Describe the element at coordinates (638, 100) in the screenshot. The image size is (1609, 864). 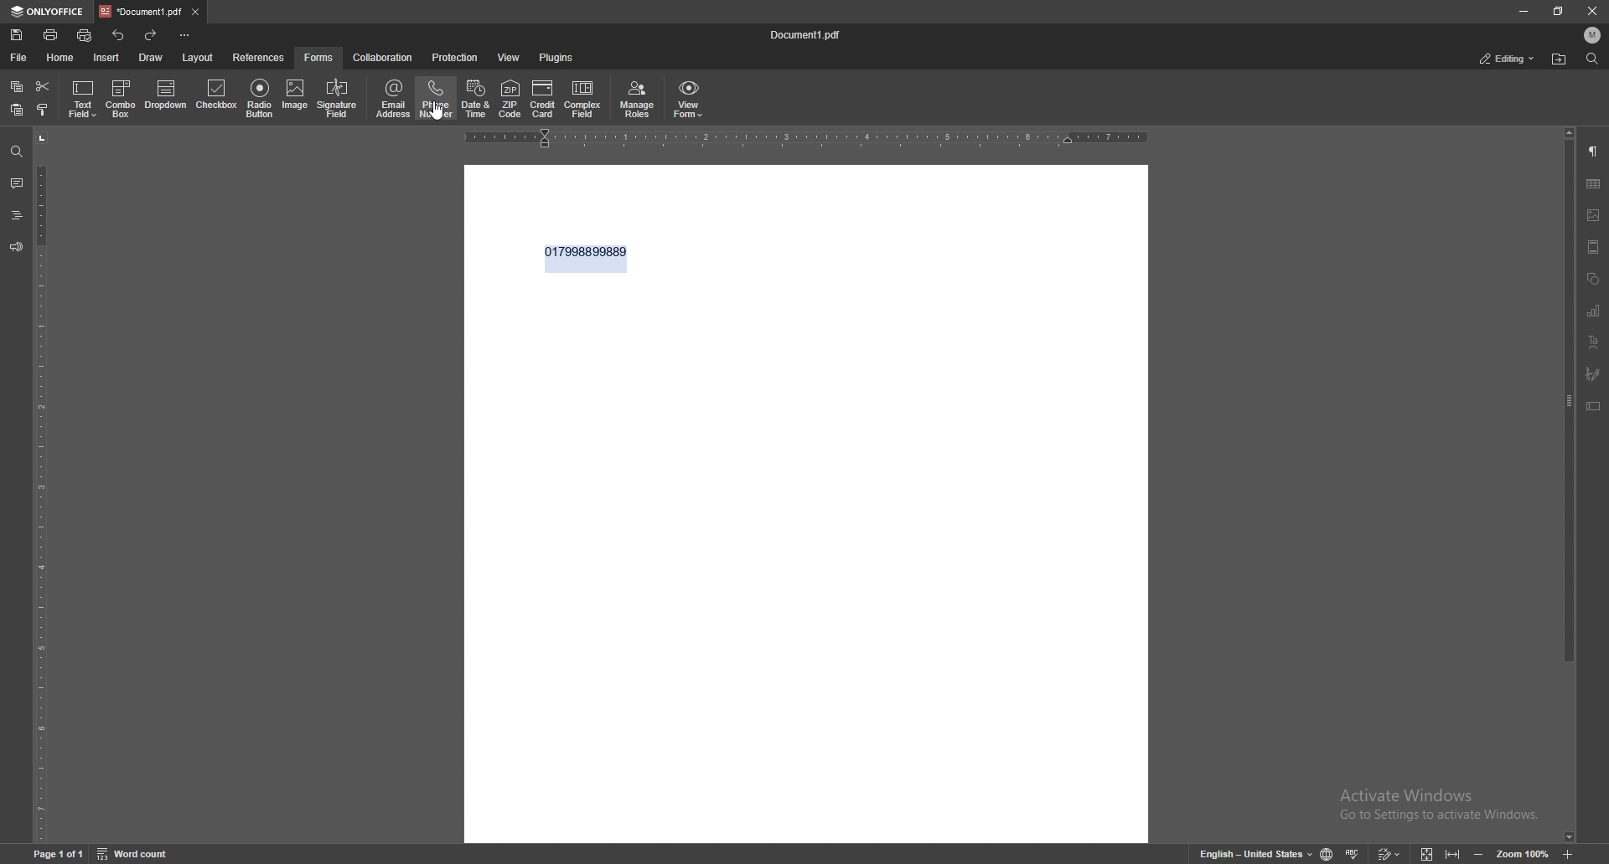
I see `manage roles` at that location.